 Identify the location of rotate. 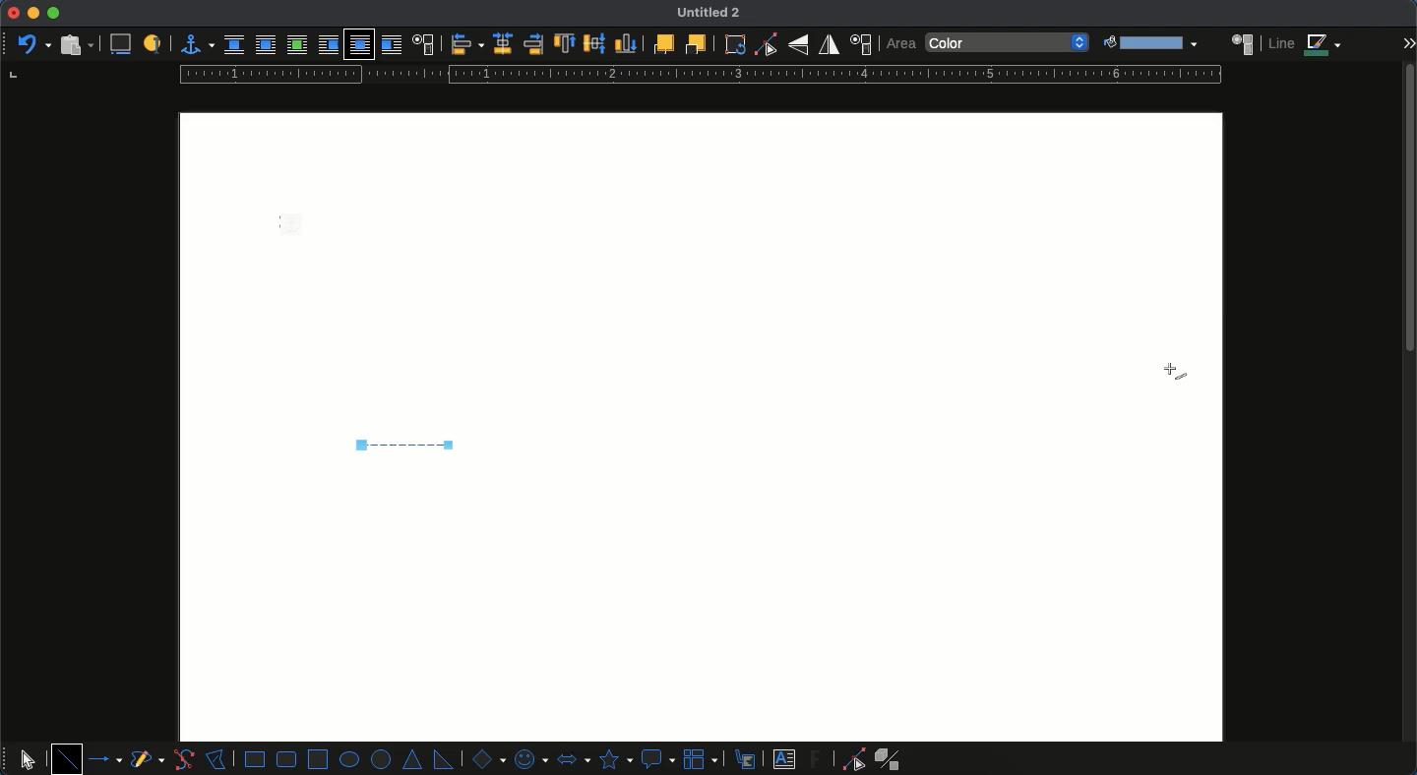
(735, 44).